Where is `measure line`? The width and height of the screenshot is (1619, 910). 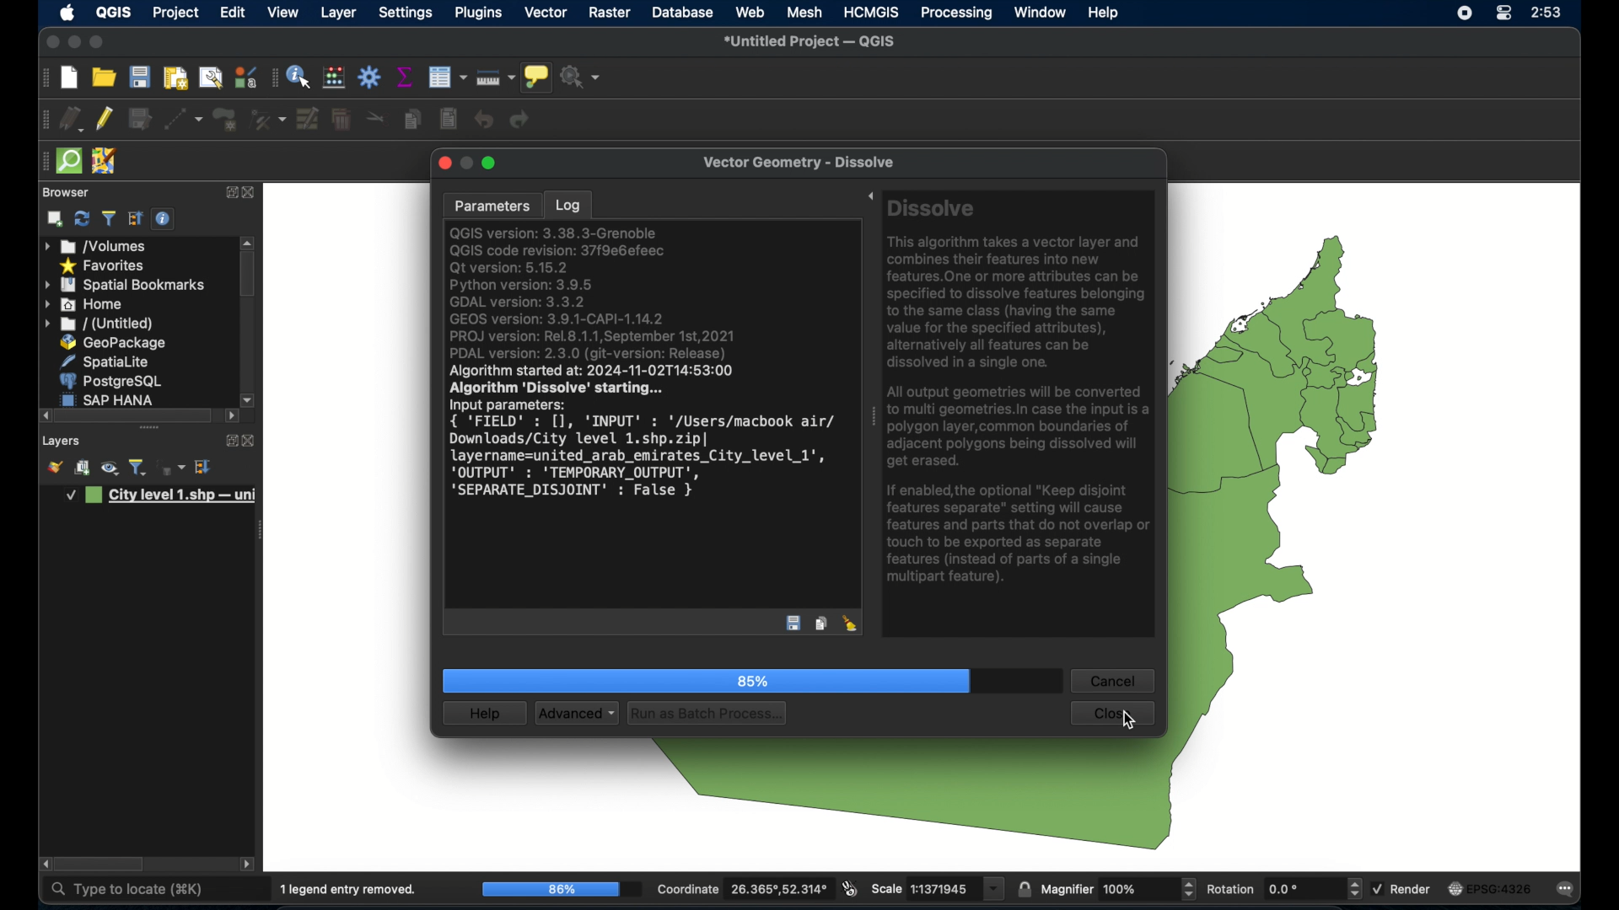
measure line is located at coordinates (497, 77).